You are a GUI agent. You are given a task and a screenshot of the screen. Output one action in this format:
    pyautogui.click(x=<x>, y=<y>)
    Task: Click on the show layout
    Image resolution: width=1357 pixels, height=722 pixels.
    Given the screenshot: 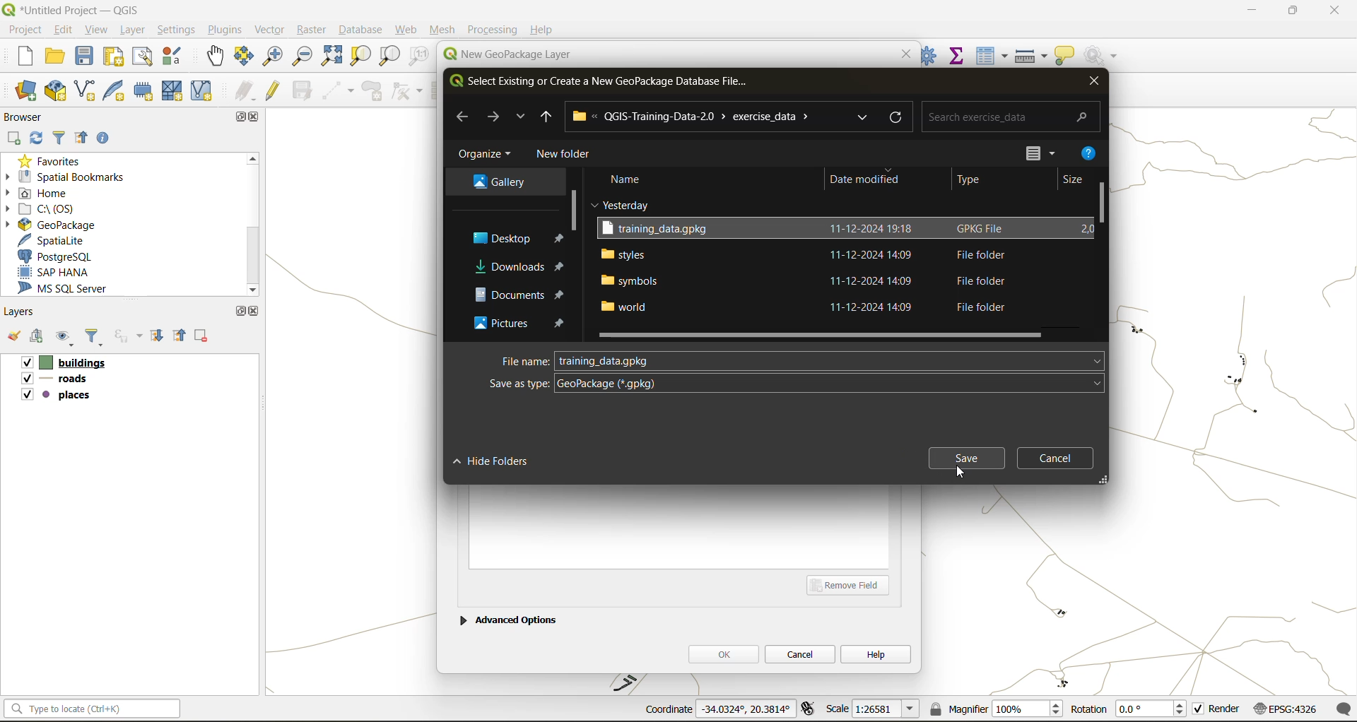 What is the action you would take?
    pyautogui.click(x=143, y=57)
    